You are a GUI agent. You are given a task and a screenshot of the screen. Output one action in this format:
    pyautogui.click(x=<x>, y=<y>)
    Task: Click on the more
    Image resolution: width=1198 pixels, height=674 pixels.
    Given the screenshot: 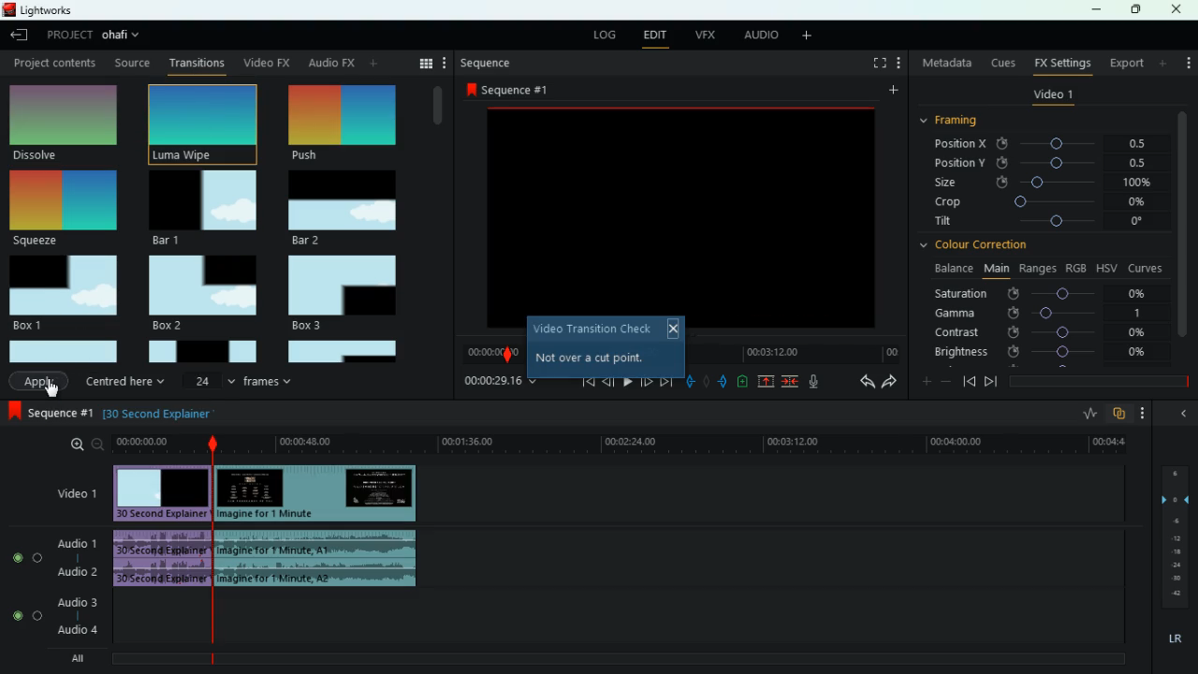 What is the action you would take?
    pyautogui.click(x=1164, y=63)
    